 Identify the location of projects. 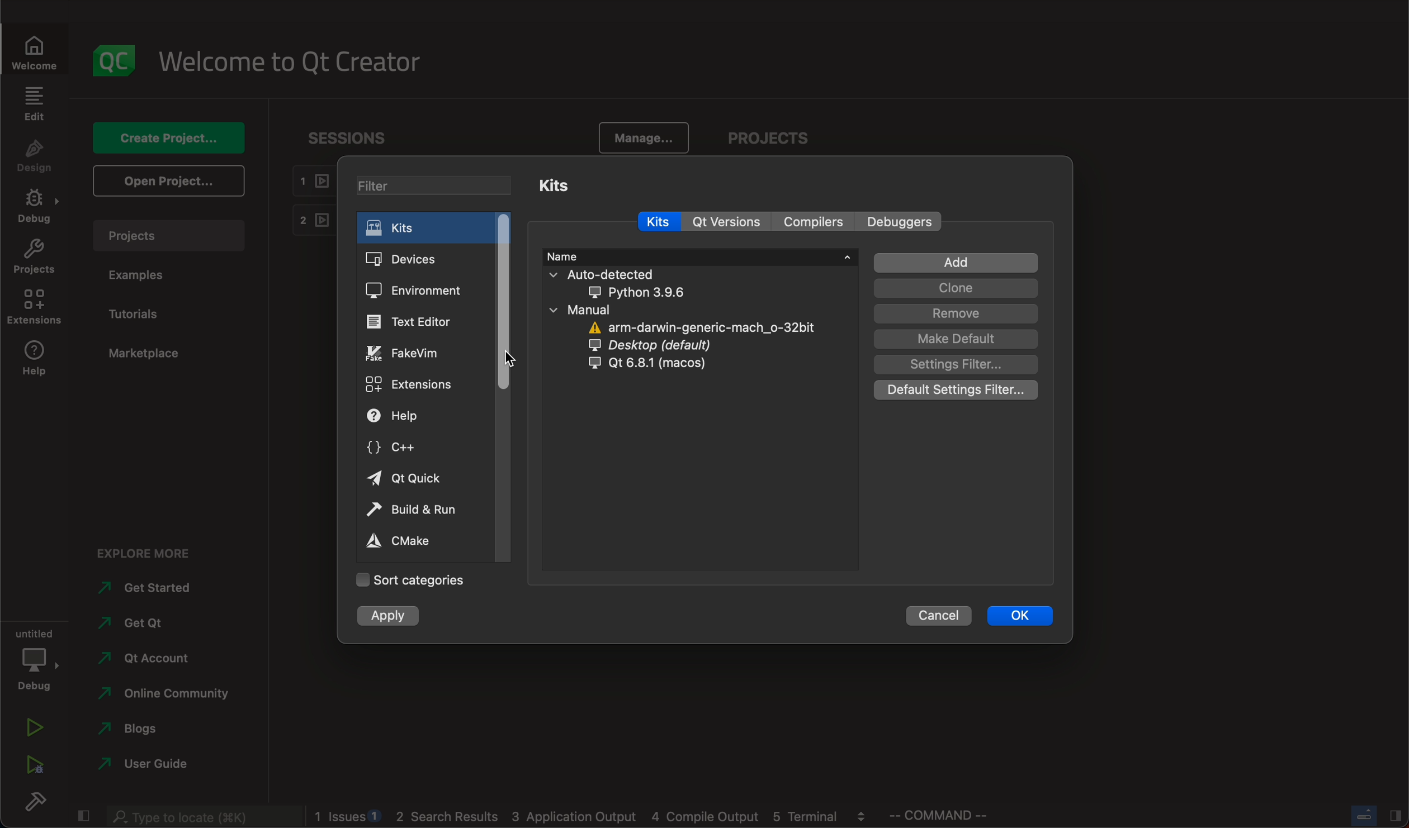
(35, 257).